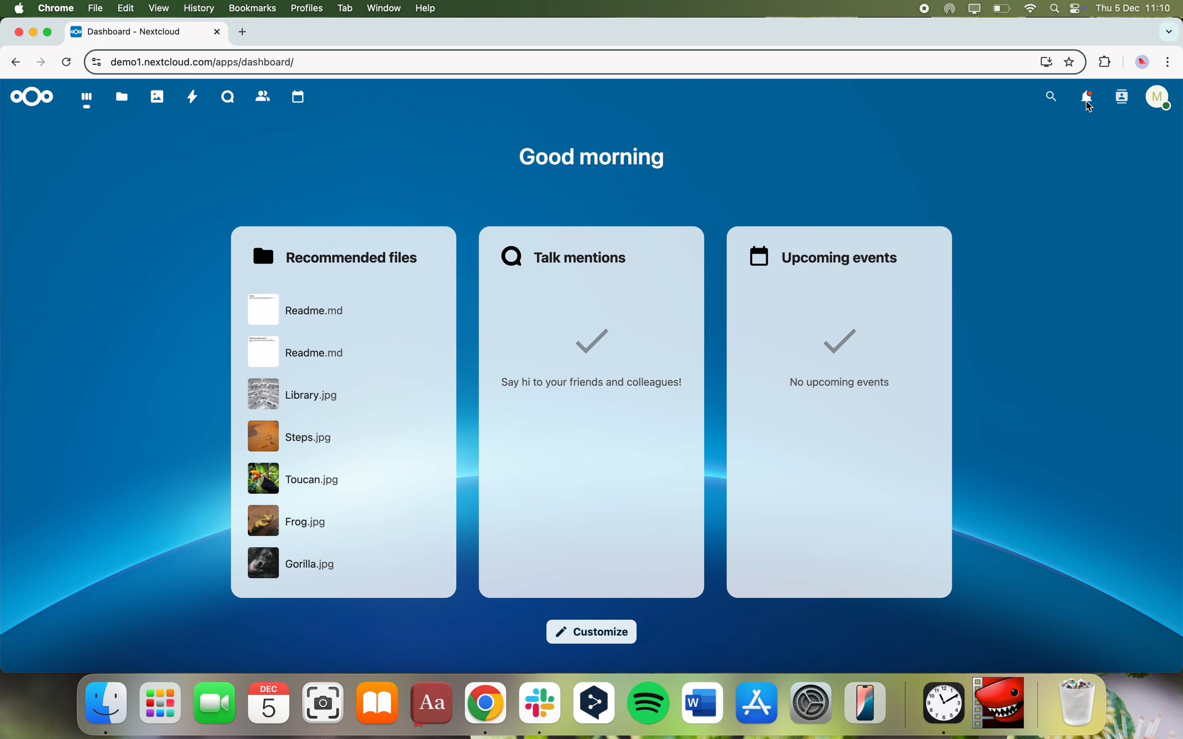  What do you see at coordinates (1089, 98) in the screenshot?
I see `click on notifications` at bounding box center [1089, 98].